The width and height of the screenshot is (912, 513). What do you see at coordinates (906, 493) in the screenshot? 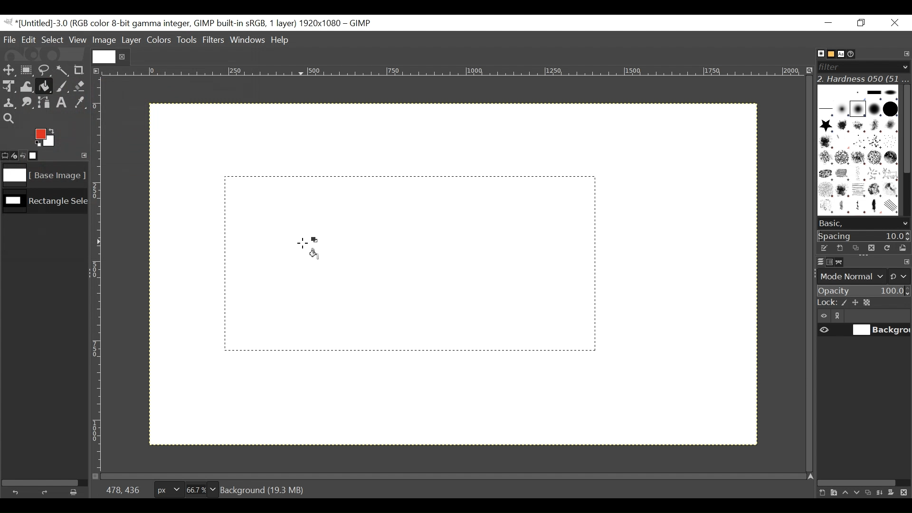
I see `Delete this layer` at bounding box center [906, 493].